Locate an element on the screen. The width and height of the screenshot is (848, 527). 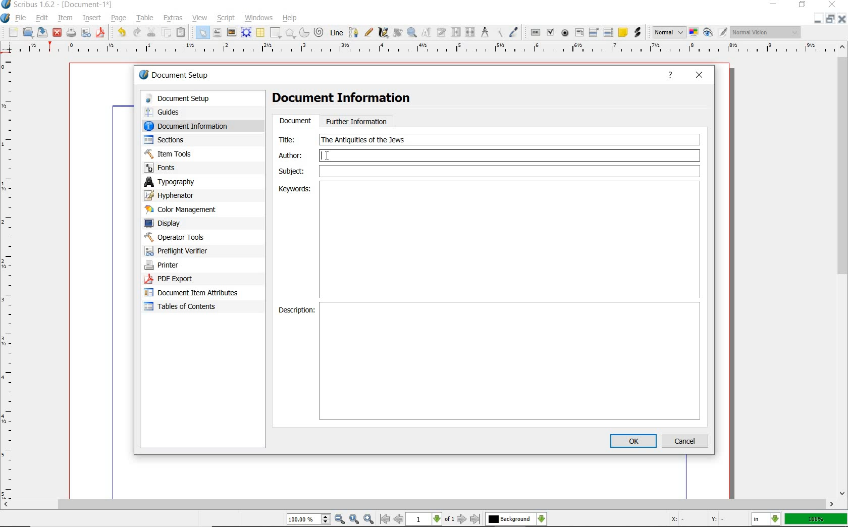
Bezier curve is located at coordinates (353, 32).